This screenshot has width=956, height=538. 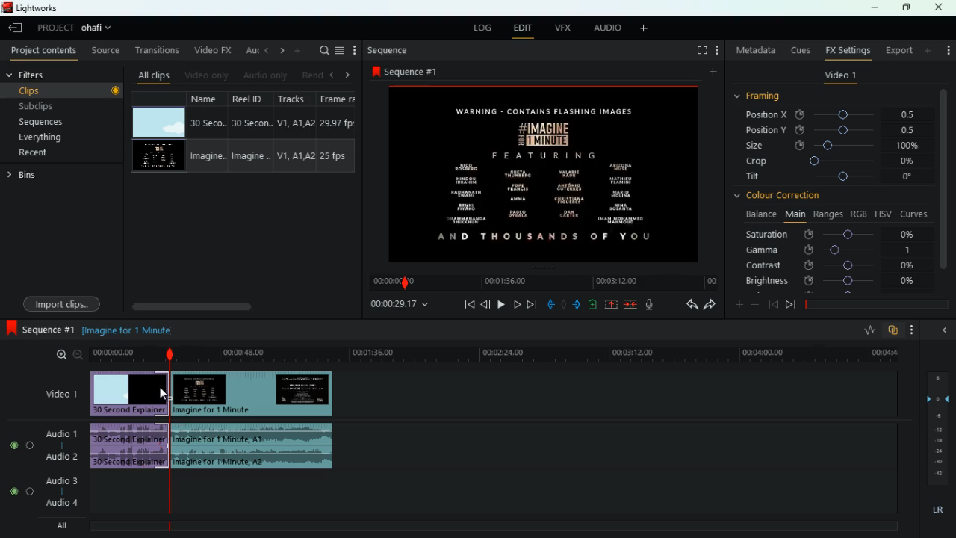 I want to click on back, so click(x=265, y=50).